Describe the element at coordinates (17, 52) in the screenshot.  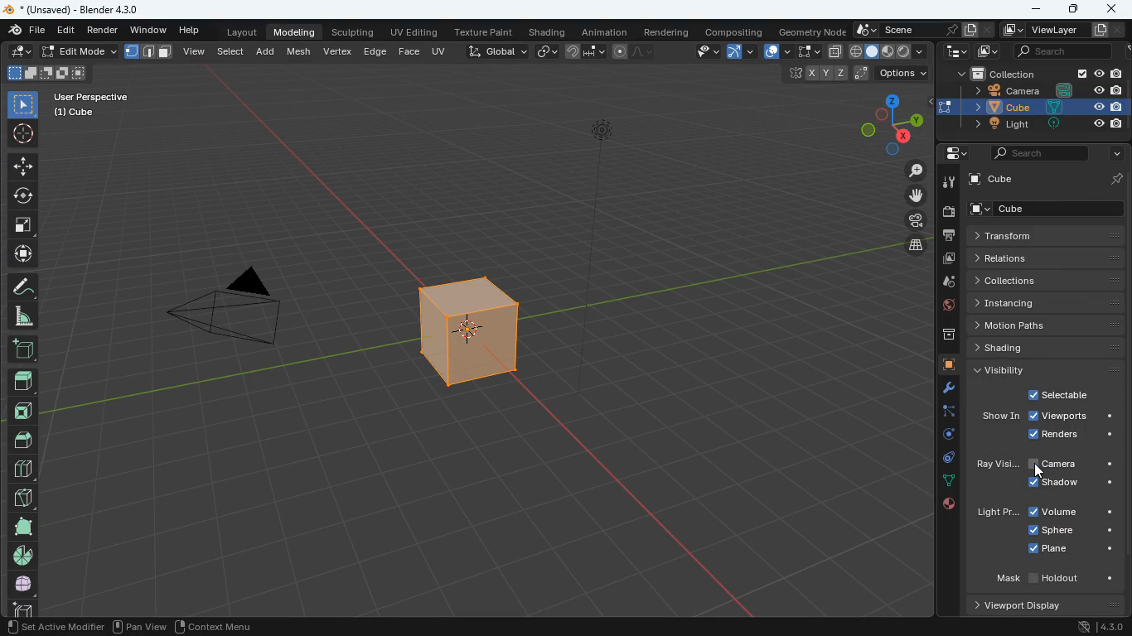
I see `edit` at that location.